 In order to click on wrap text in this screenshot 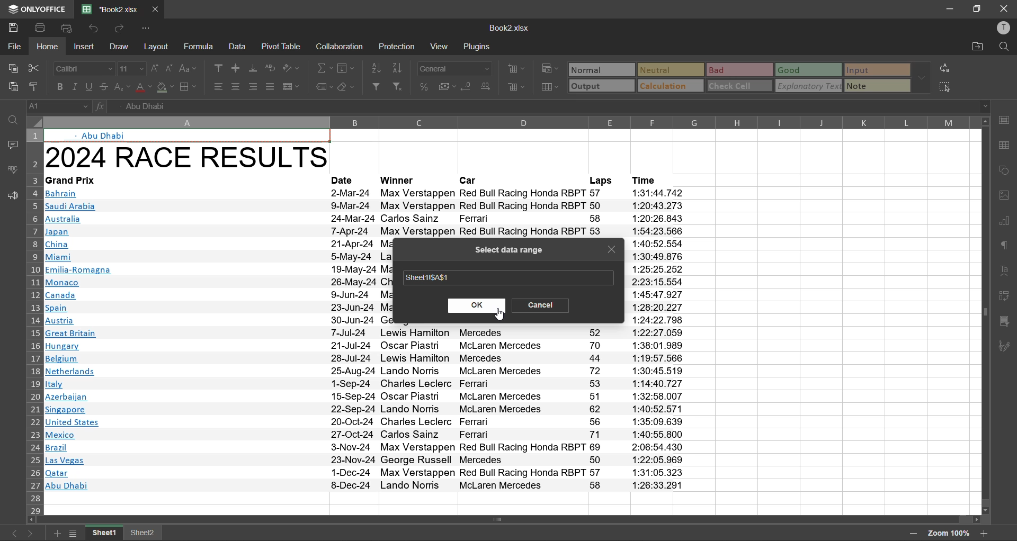, I will do `click(270, 68)`.